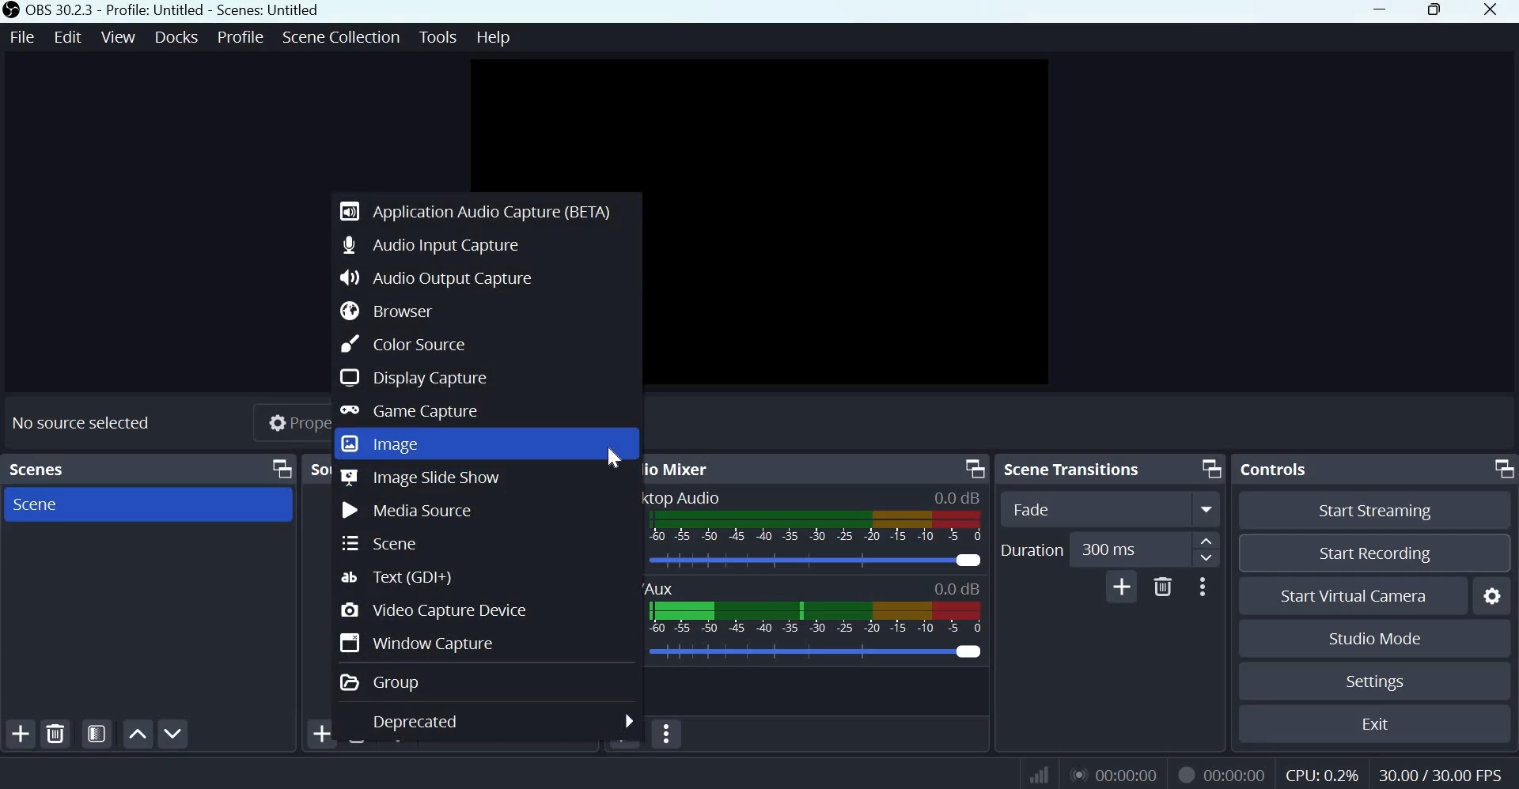 The image size is (1519, 789). What do you see at coordinates (409, 512) in the screenshot?
I see `Media source` at bounding box center [409, 512].